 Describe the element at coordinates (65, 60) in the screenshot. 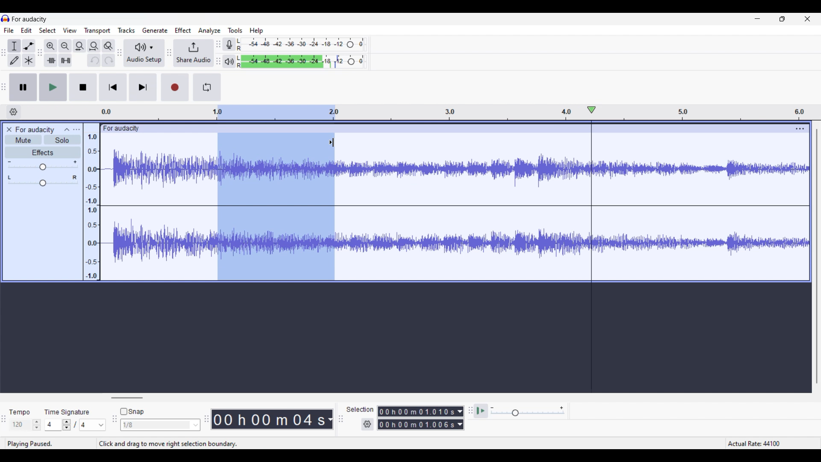

I see `Silence audio selection` at that location.